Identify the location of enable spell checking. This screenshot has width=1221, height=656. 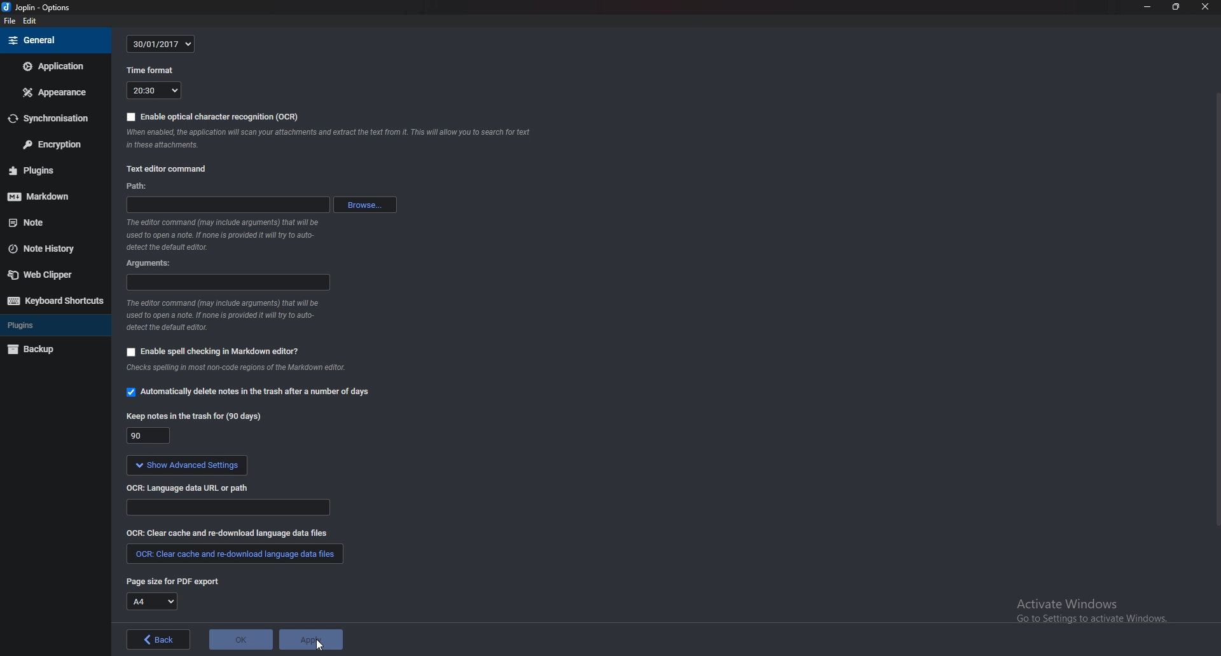
(228, 350).